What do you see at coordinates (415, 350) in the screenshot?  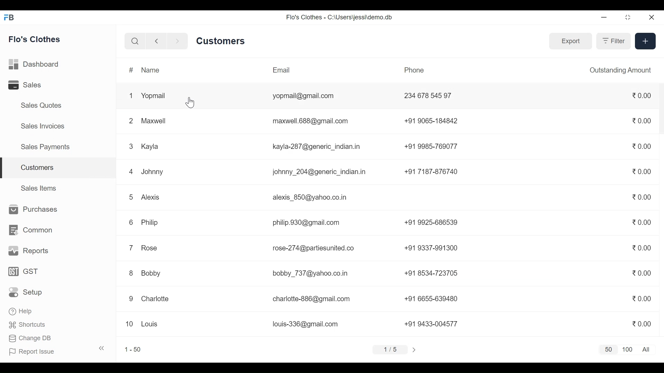 I see `>` at bounding box center [415, 350].